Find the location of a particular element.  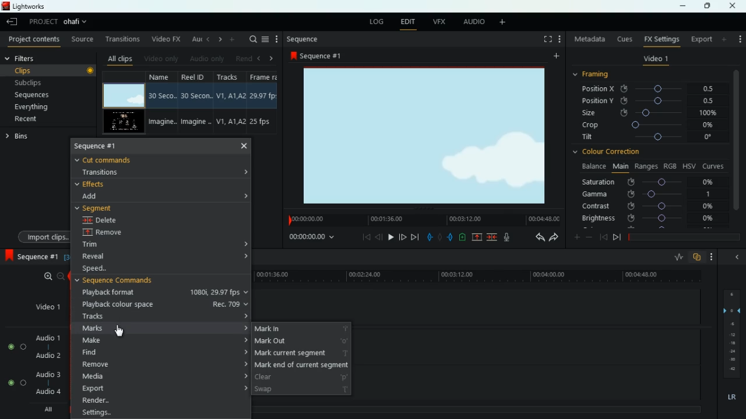

media is located at coordinates (167, 377).